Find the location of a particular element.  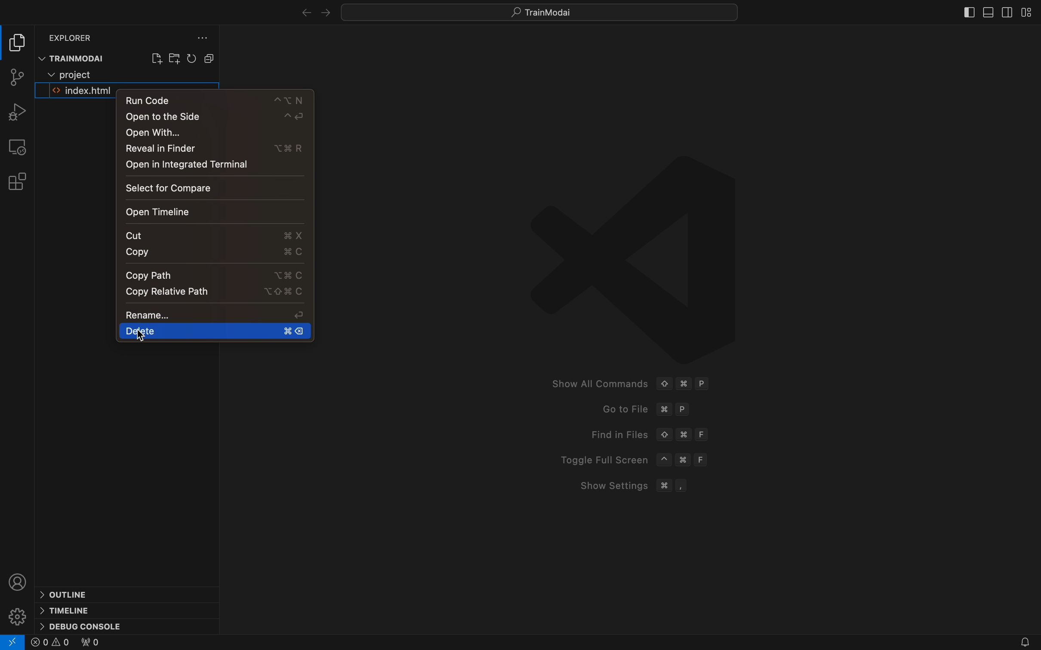

SHow All is located at coordinates (643, 385).